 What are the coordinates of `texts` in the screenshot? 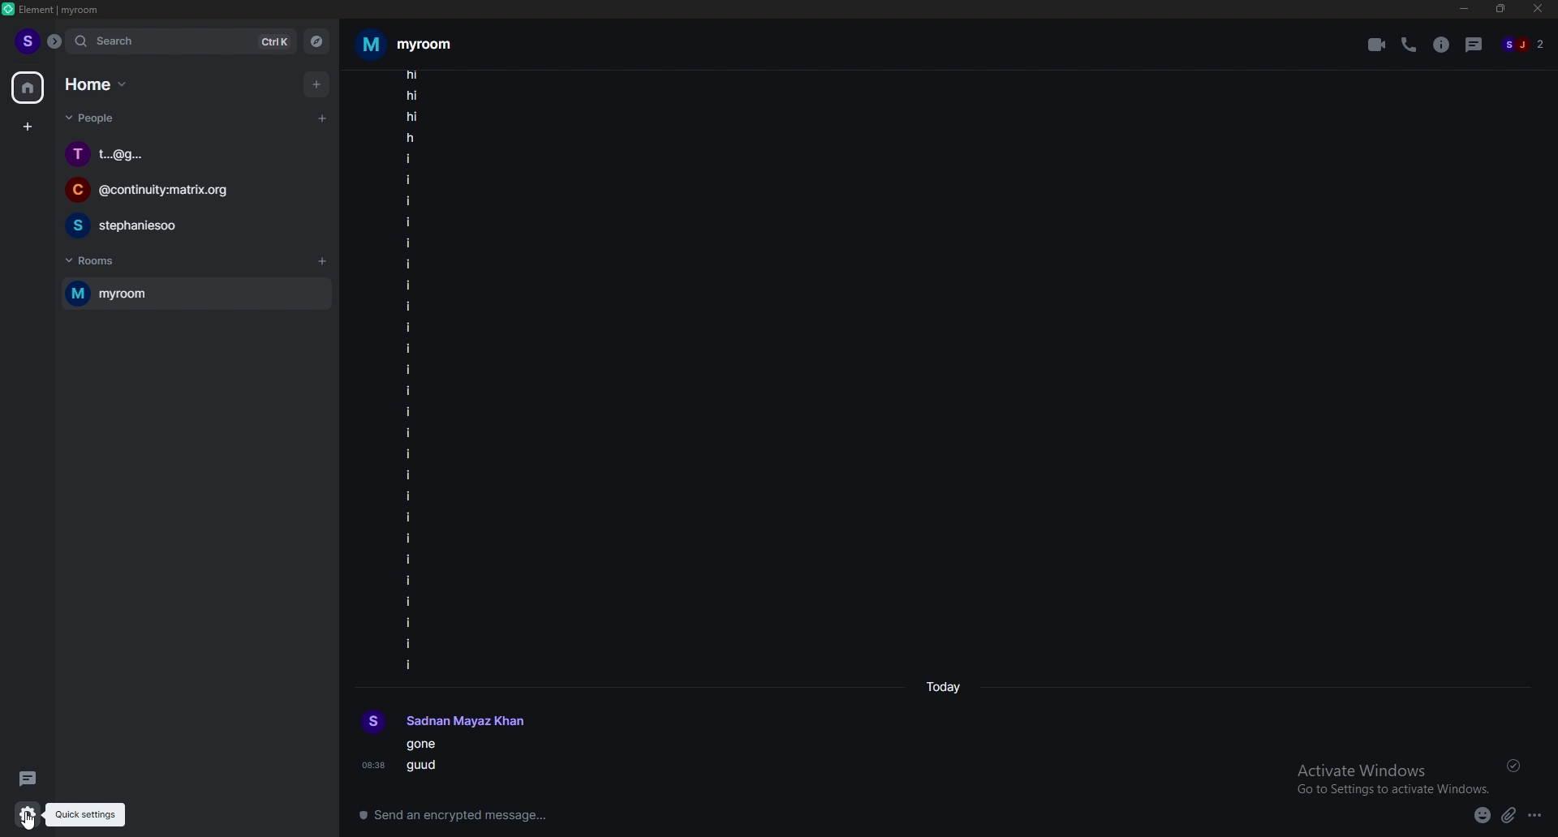 It's located at (414, 370).